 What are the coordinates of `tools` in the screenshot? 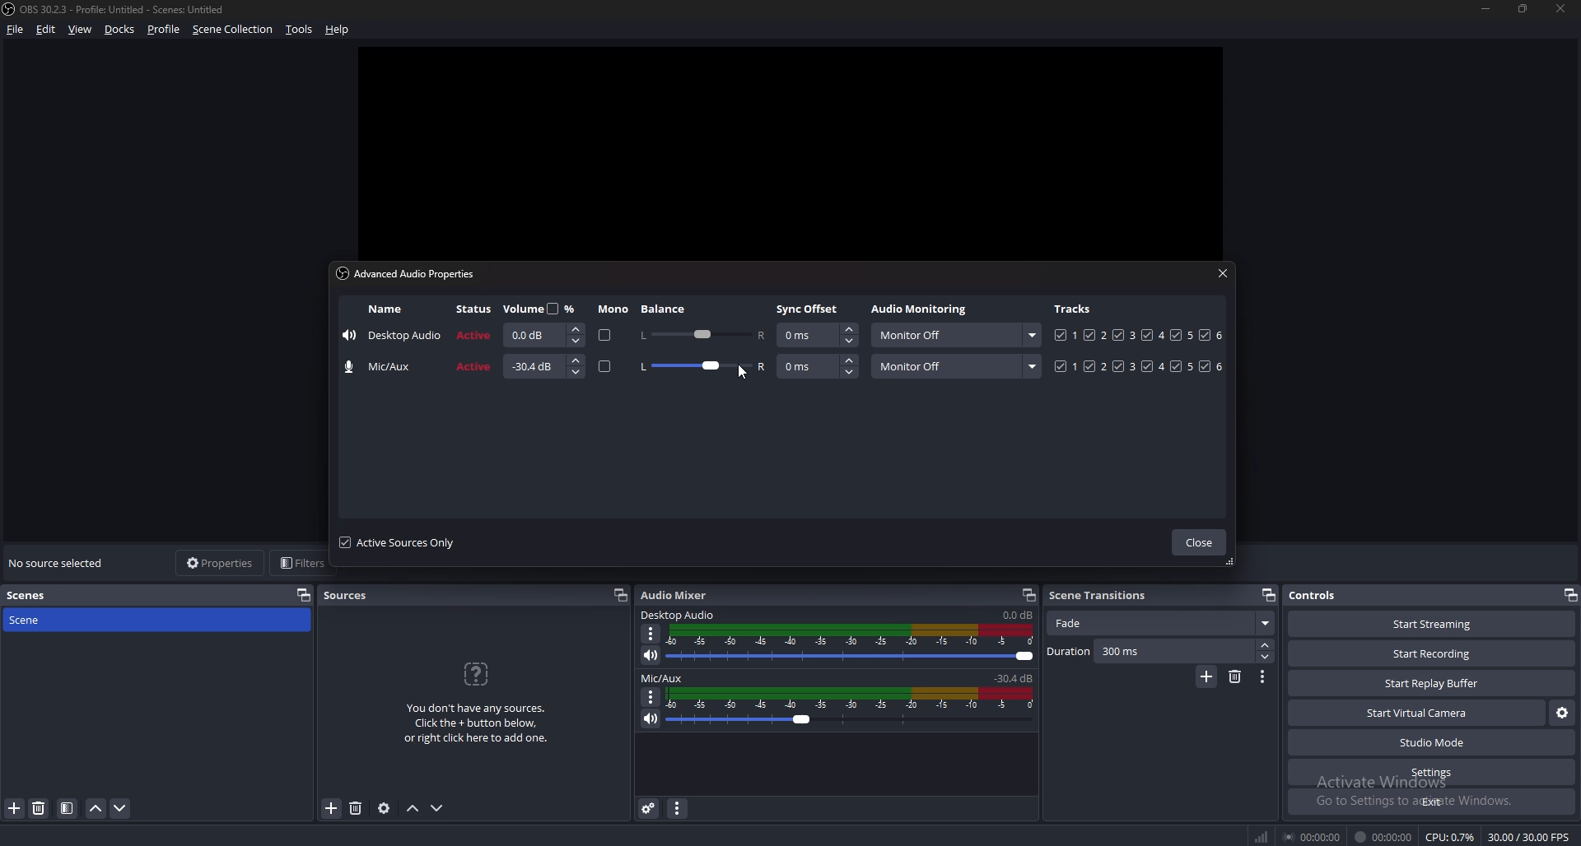 It's located at (301, 29).